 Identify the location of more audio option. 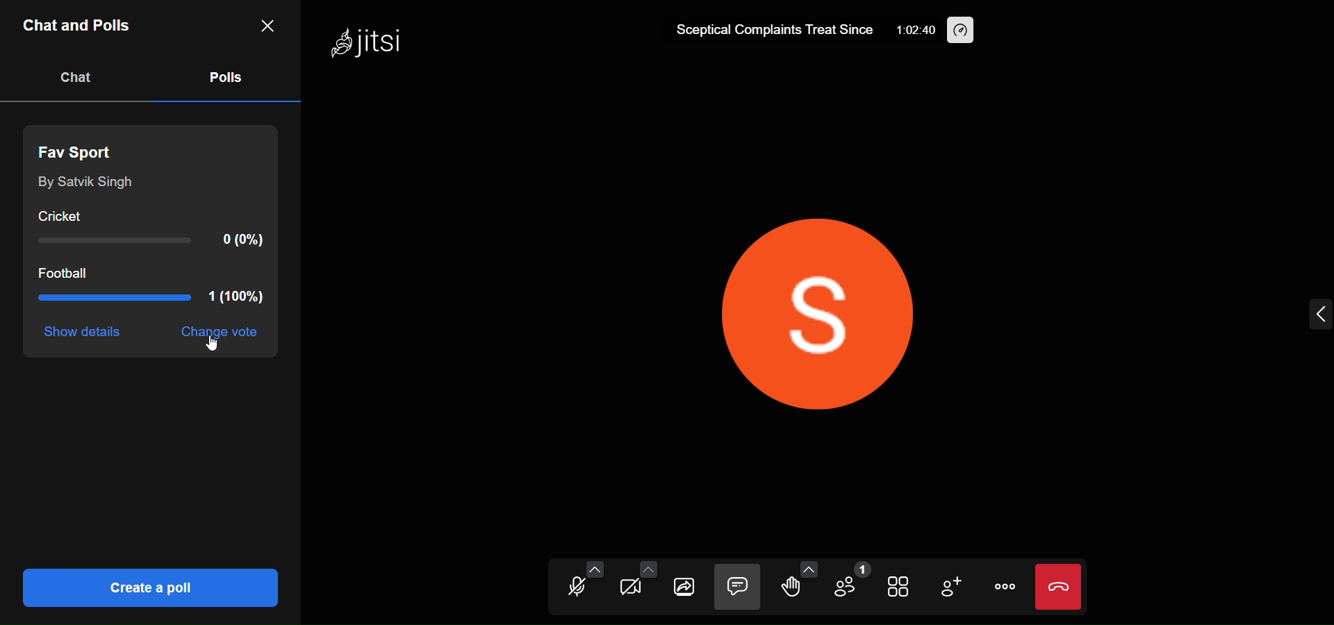
(595, 569).